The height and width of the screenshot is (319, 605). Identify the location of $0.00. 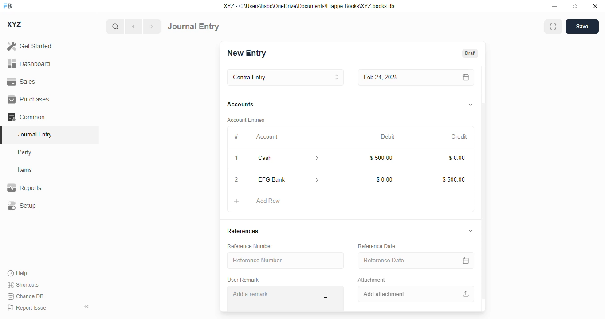
(456, 157).